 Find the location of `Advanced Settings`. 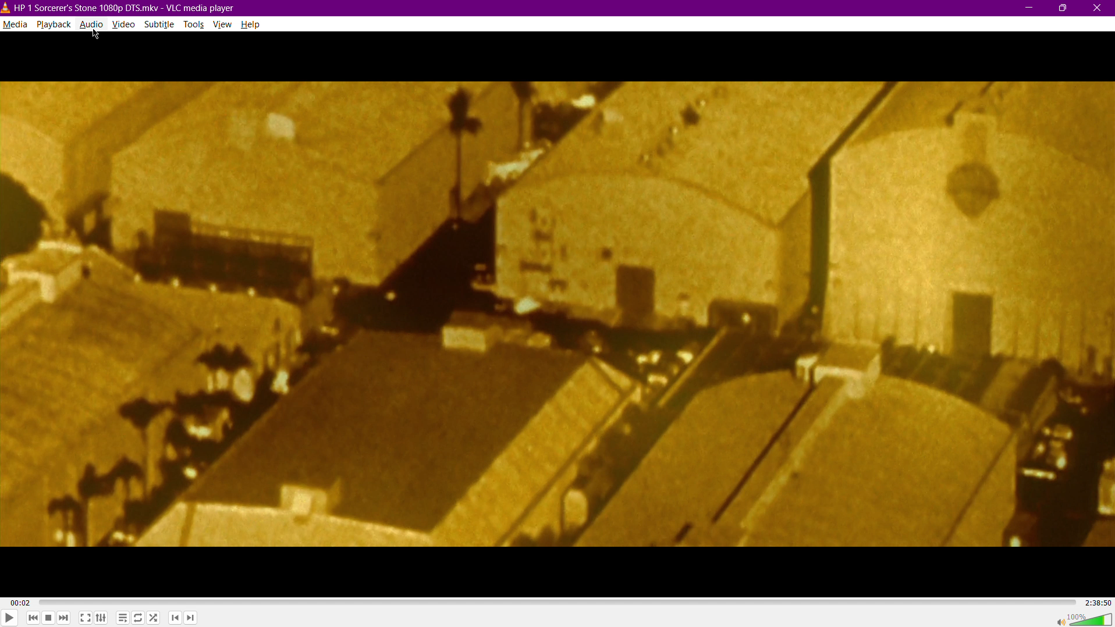

Advanced Settings is located at coordinates (102, 618).